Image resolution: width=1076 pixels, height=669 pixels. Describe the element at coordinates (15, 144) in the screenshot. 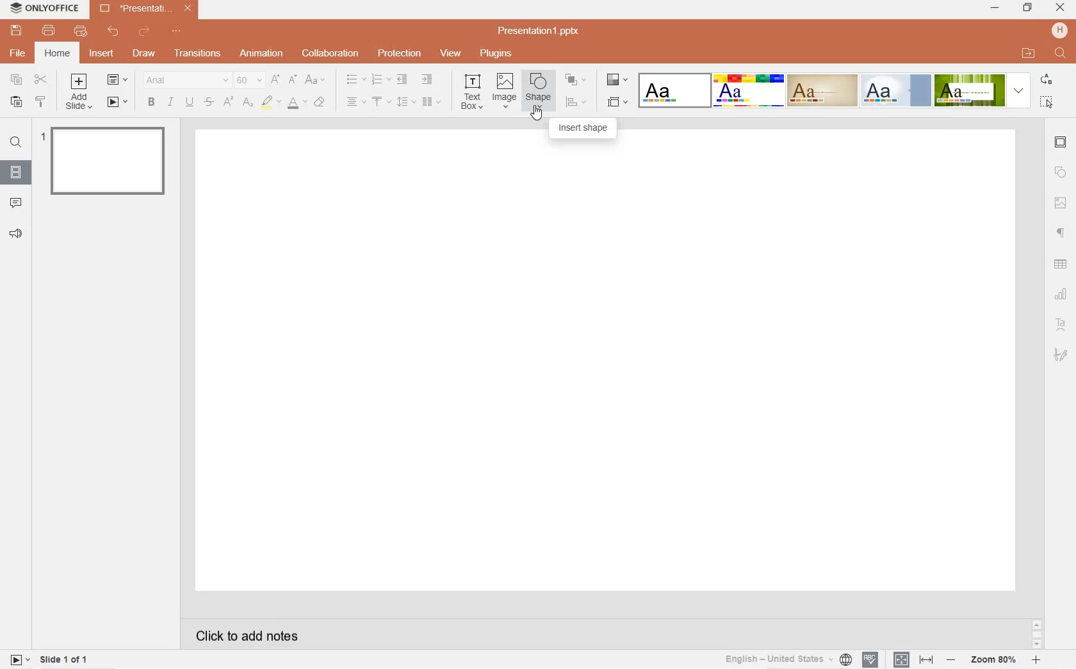

I see `find` at that location.